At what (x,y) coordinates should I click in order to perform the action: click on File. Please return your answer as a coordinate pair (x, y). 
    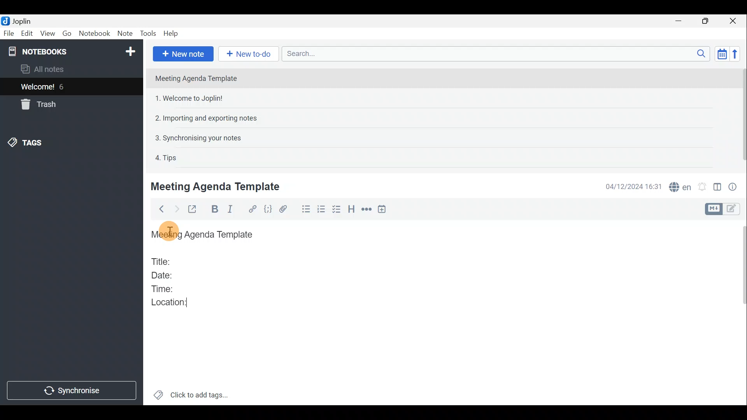
    Looking at the image, I should click on (9, 33).